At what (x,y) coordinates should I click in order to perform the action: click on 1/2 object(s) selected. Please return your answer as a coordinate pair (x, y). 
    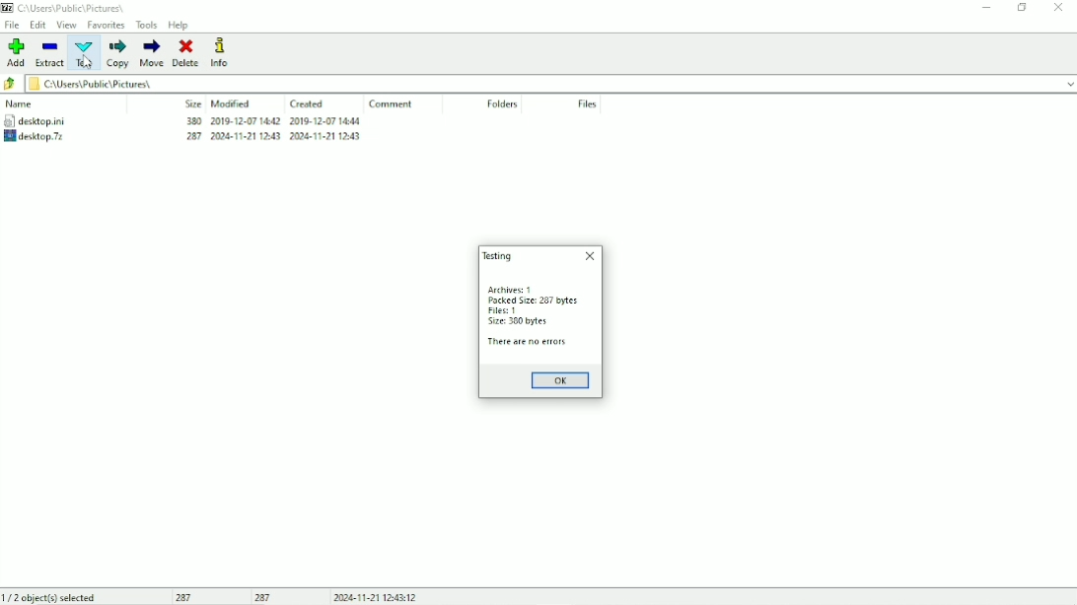
    Looking at the image, I should click on (52, 597).